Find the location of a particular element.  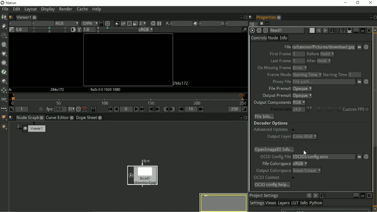

Playback out point is located at coordinates (235, 109).